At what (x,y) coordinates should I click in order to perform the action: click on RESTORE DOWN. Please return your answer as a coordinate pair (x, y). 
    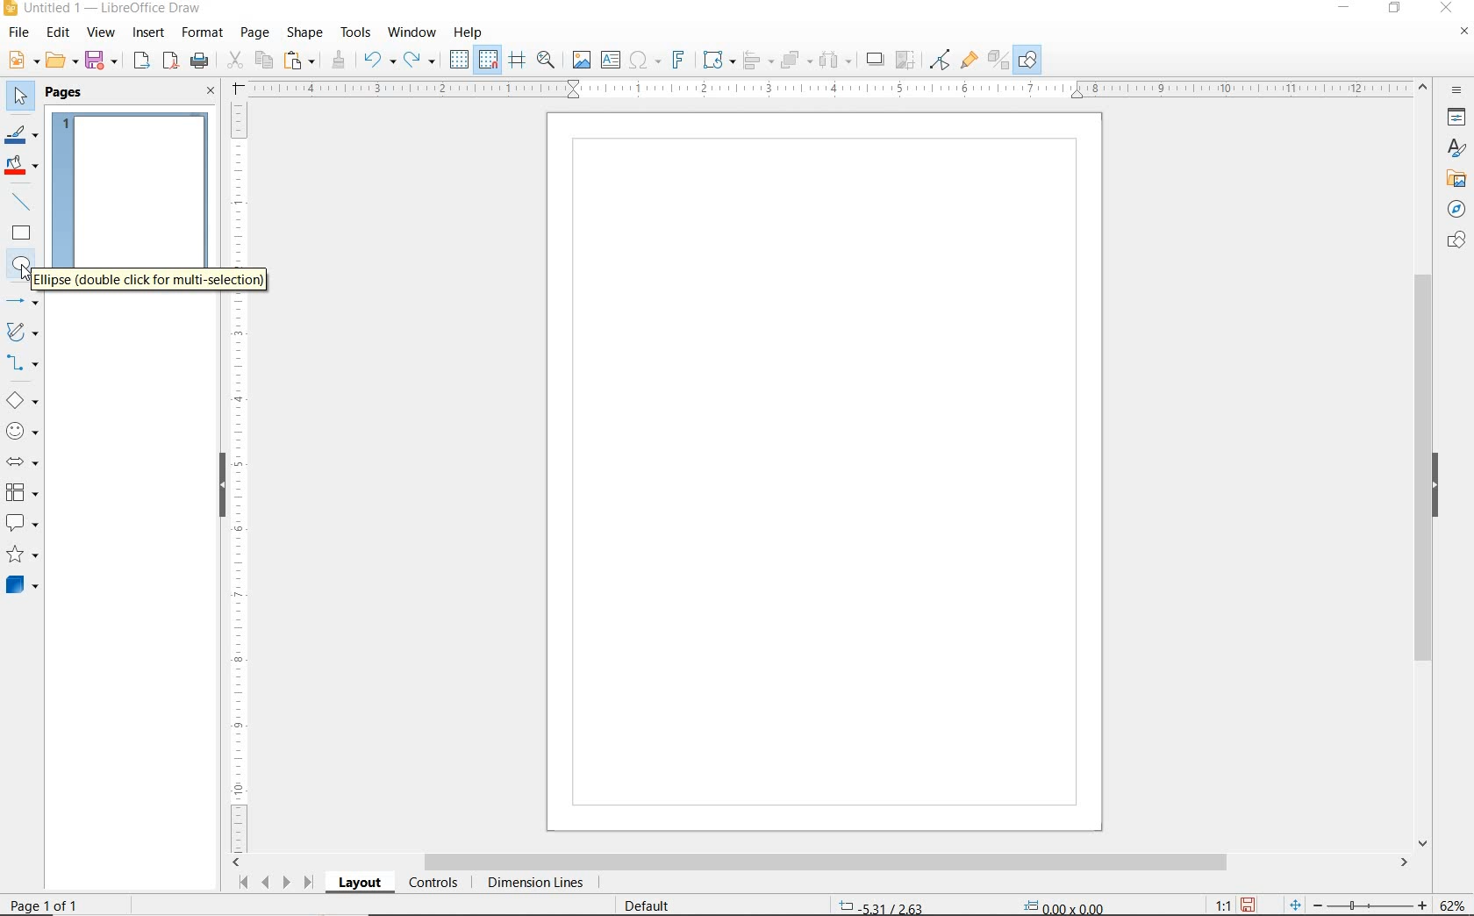
    Looking at the image, I should click on (1395, 9).